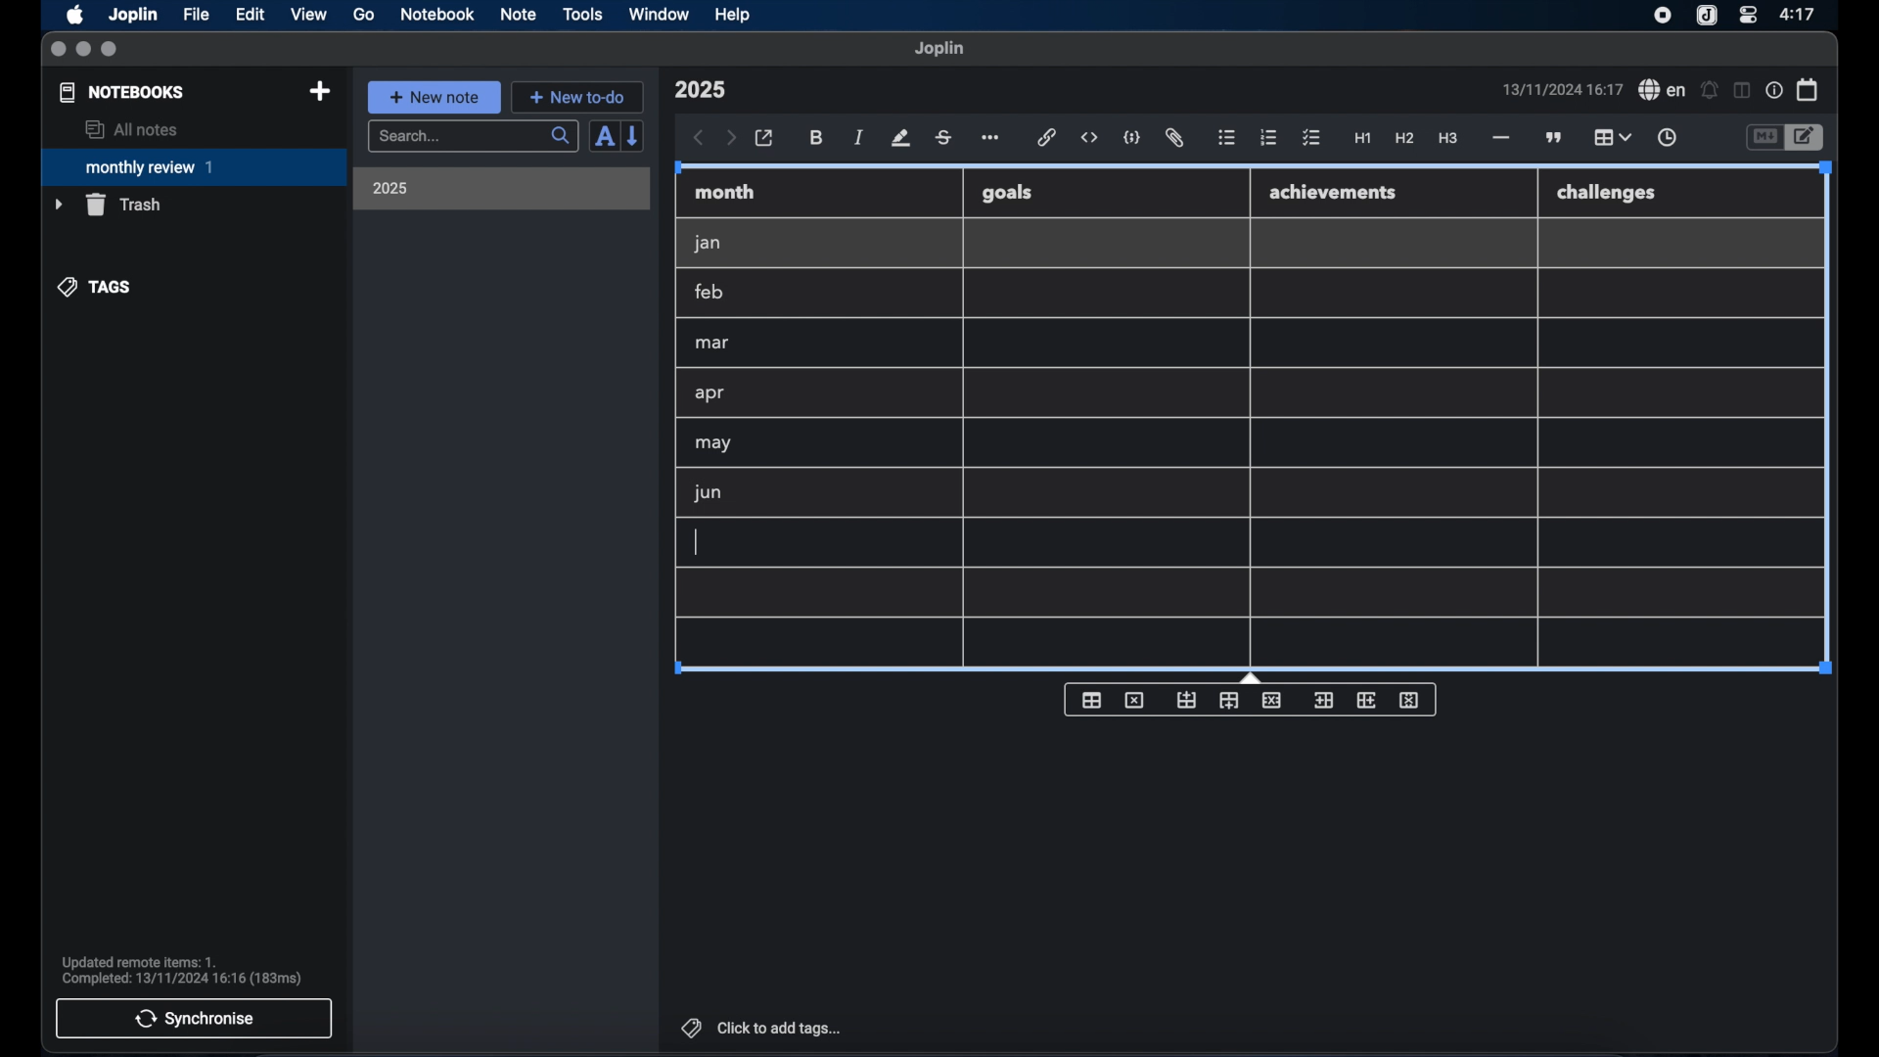  I want to click on highlight, so click(900, 138).